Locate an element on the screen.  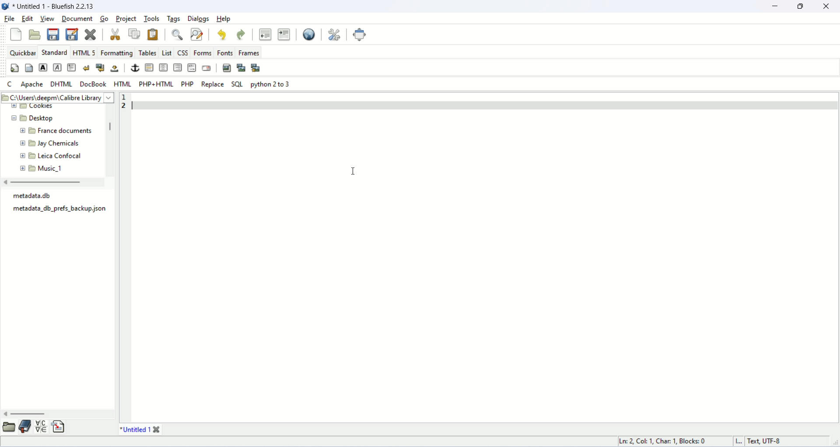
quickbar is located at coordinates (24, 52).